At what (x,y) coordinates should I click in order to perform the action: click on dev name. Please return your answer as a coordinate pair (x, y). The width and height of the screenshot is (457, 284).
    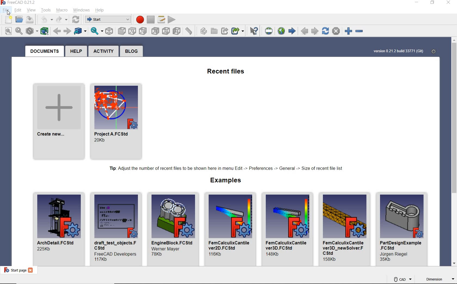
    Looking at the image, I should click on (168, 249).